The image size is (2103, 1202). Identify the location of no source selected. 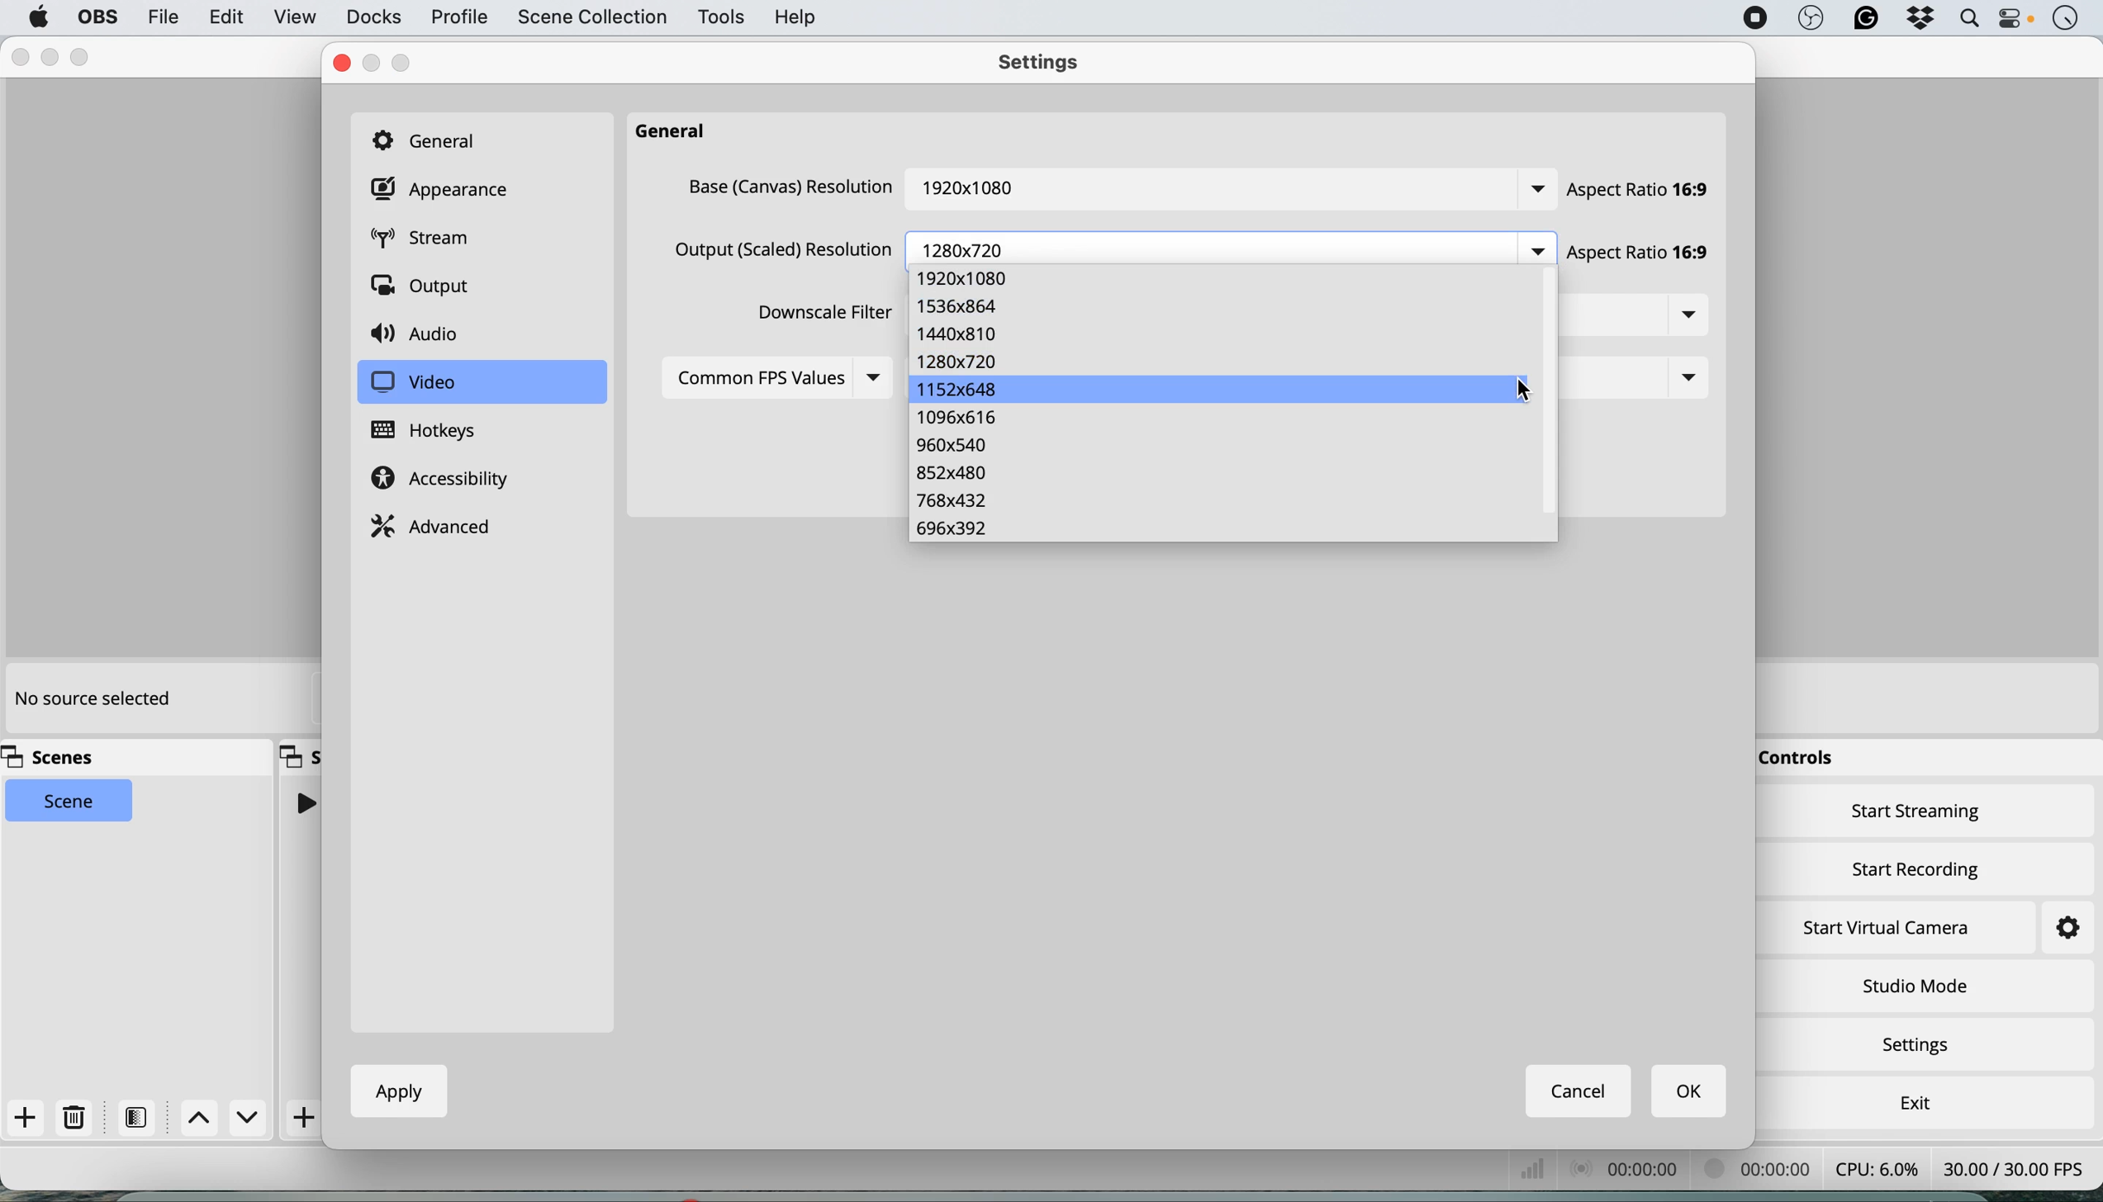
(91, 700).